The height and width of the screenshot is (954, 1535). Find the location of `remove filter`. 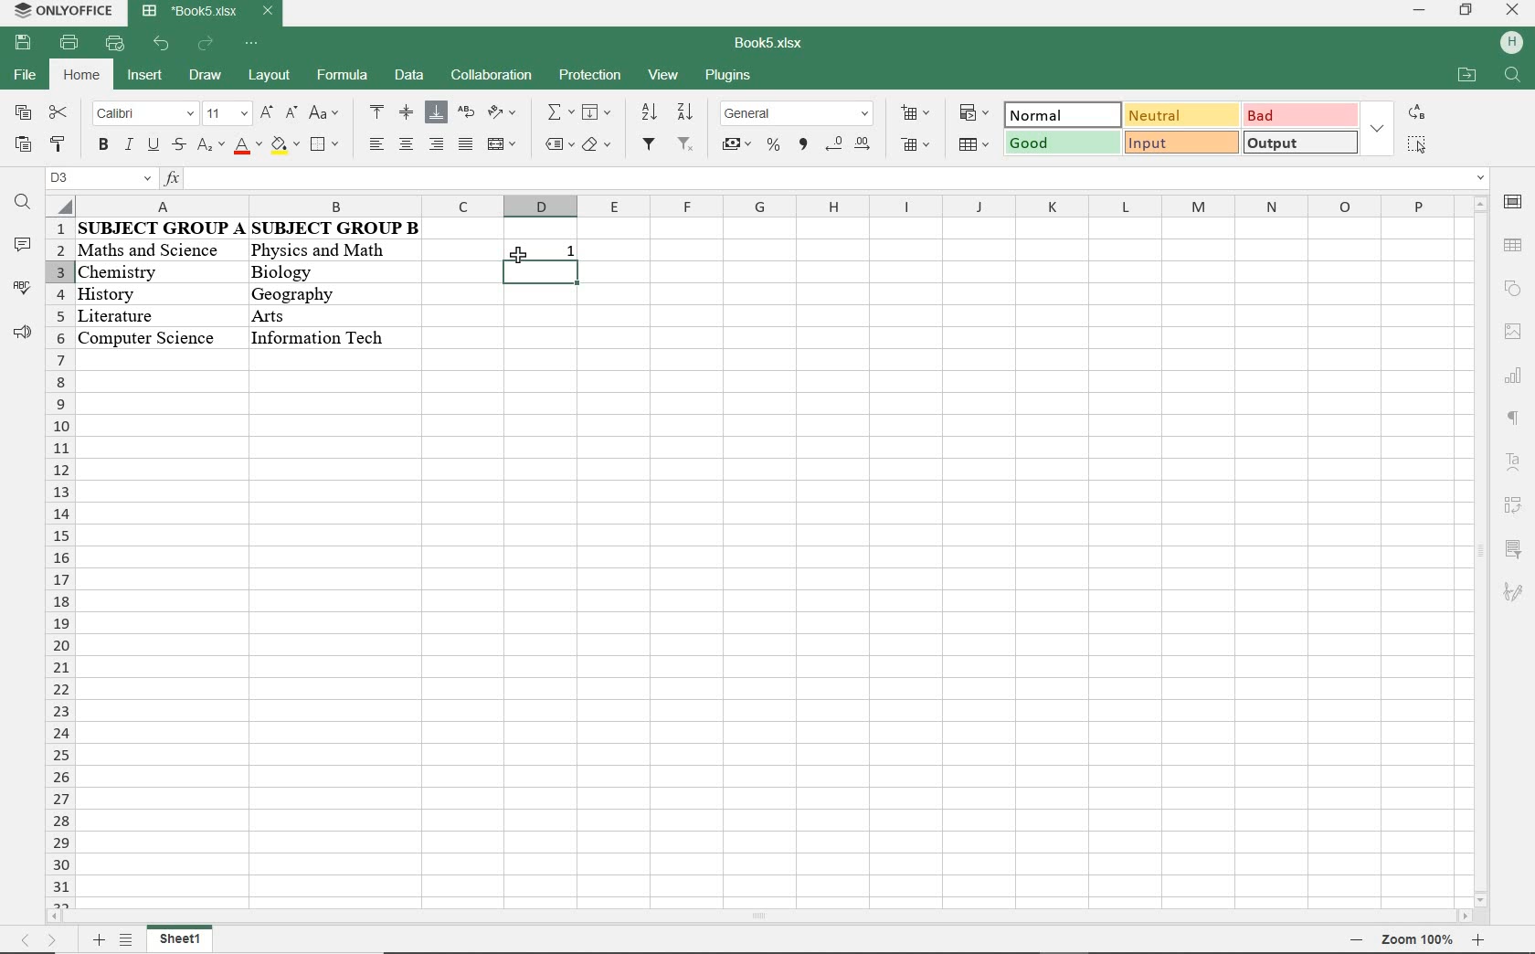

remove filter is located at coordinates (686, 145).